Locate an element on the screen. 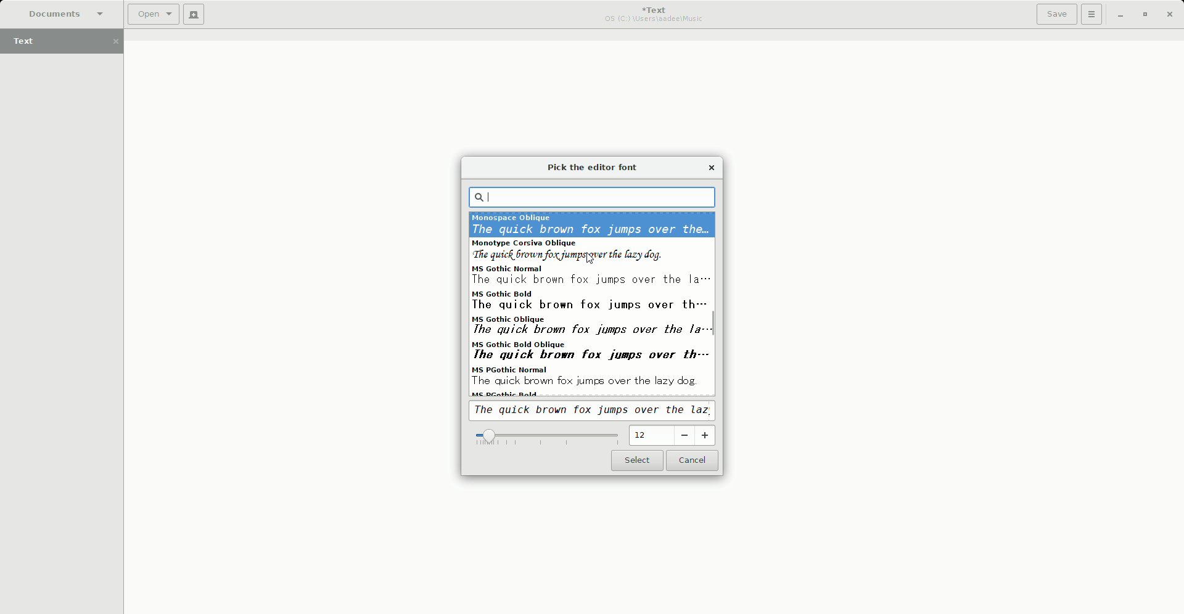  Gothic Bold is located at coordinates (593, 300).